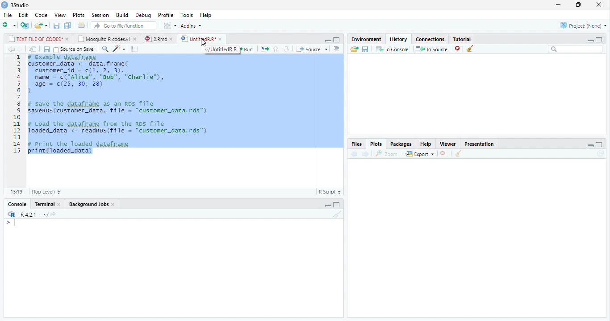  I want to click on Zoom, so click(387, 154).